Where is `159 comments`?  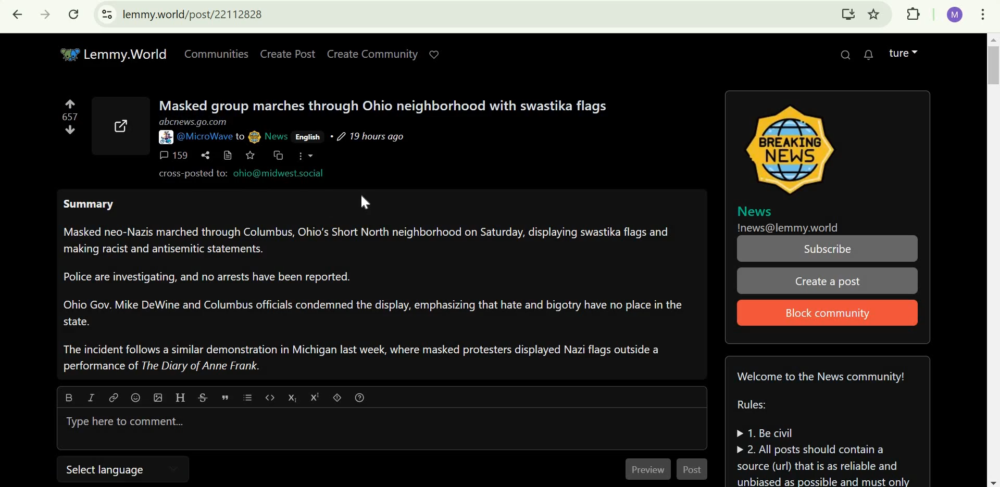 159 comments is located at coordinates (170, 155).